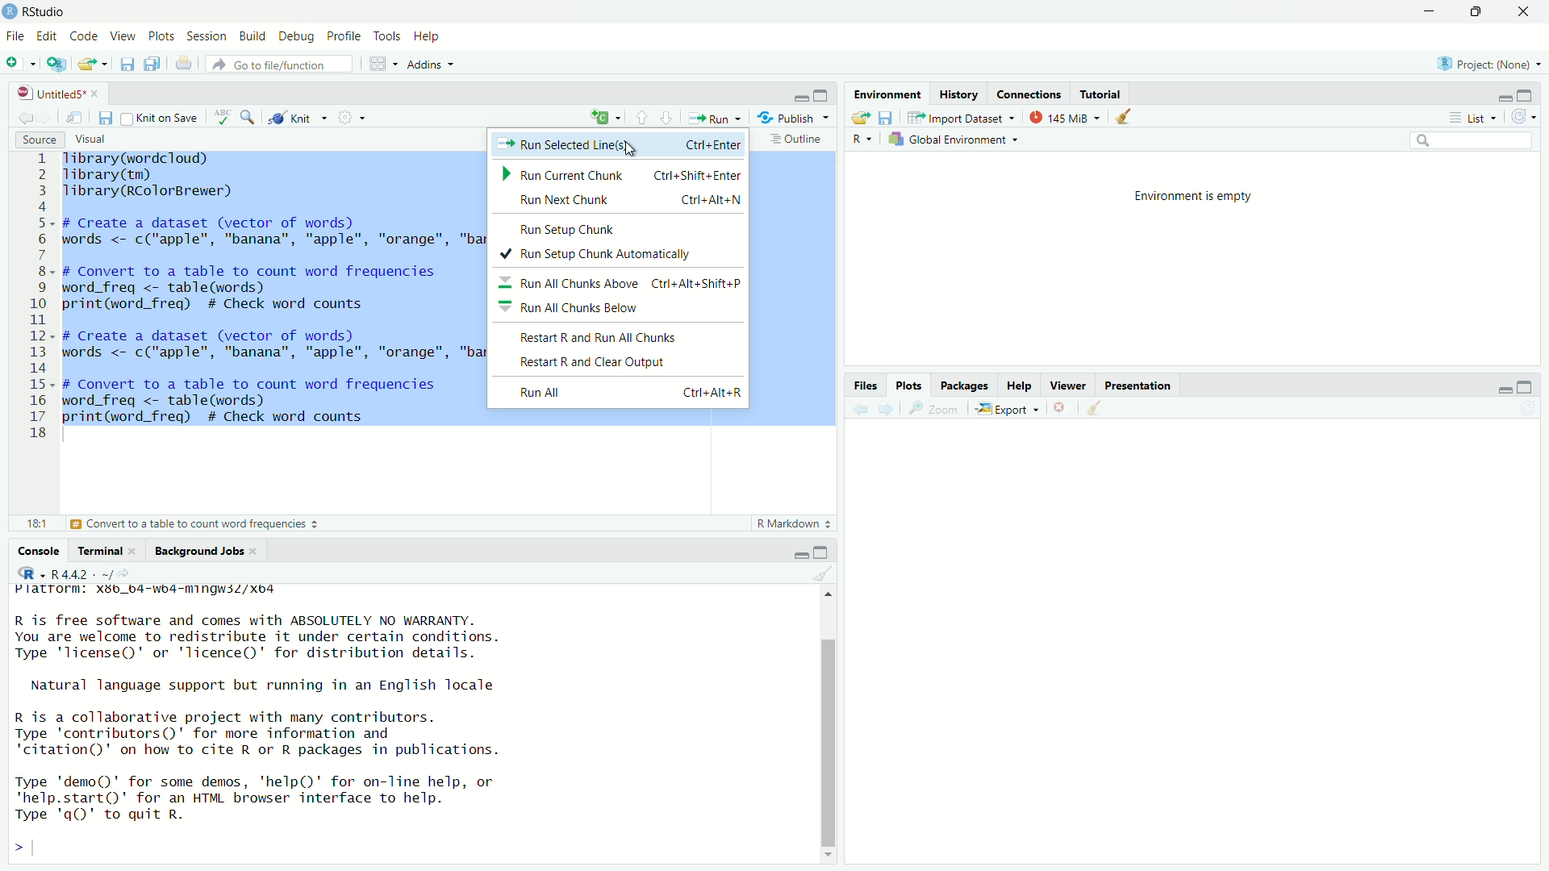  Describe the element at coordinates (345, 37) in the screenshot. I see `Profile` at that location.